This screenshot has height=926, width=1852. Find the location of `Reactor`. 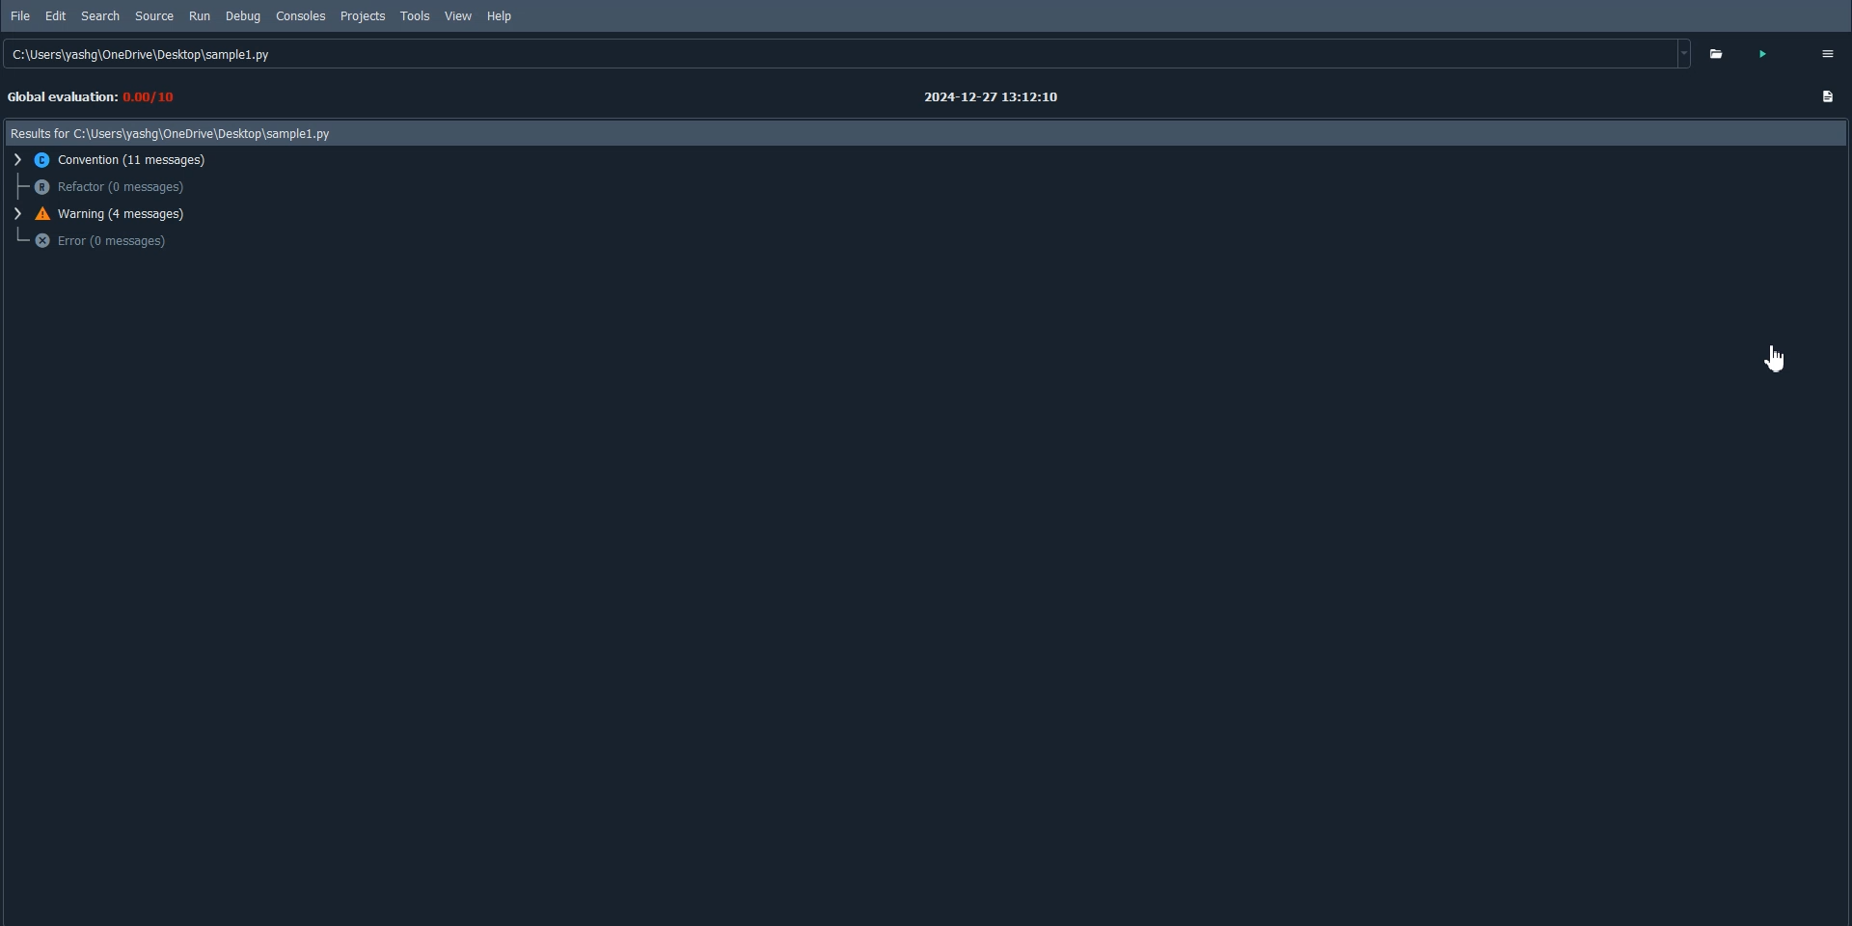

Reactor is located at coordinates (108, 187).